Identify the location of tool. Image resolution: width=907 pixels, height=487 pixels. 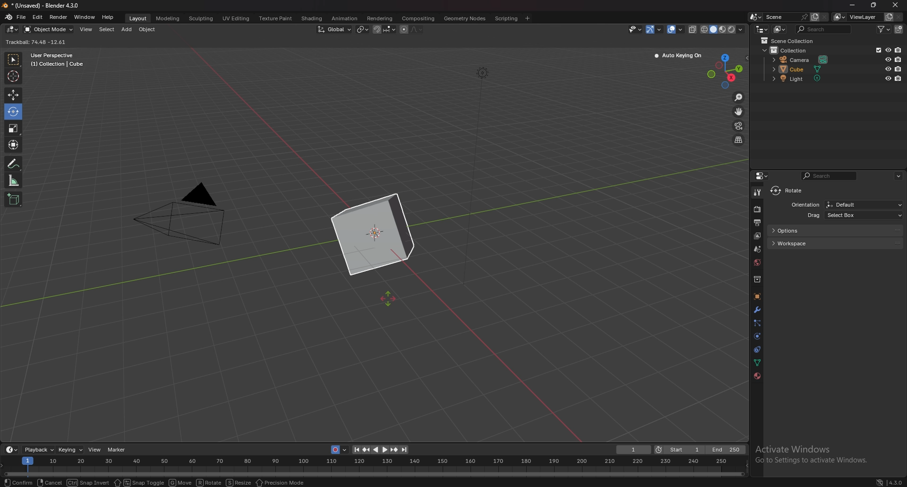
(757, 193).